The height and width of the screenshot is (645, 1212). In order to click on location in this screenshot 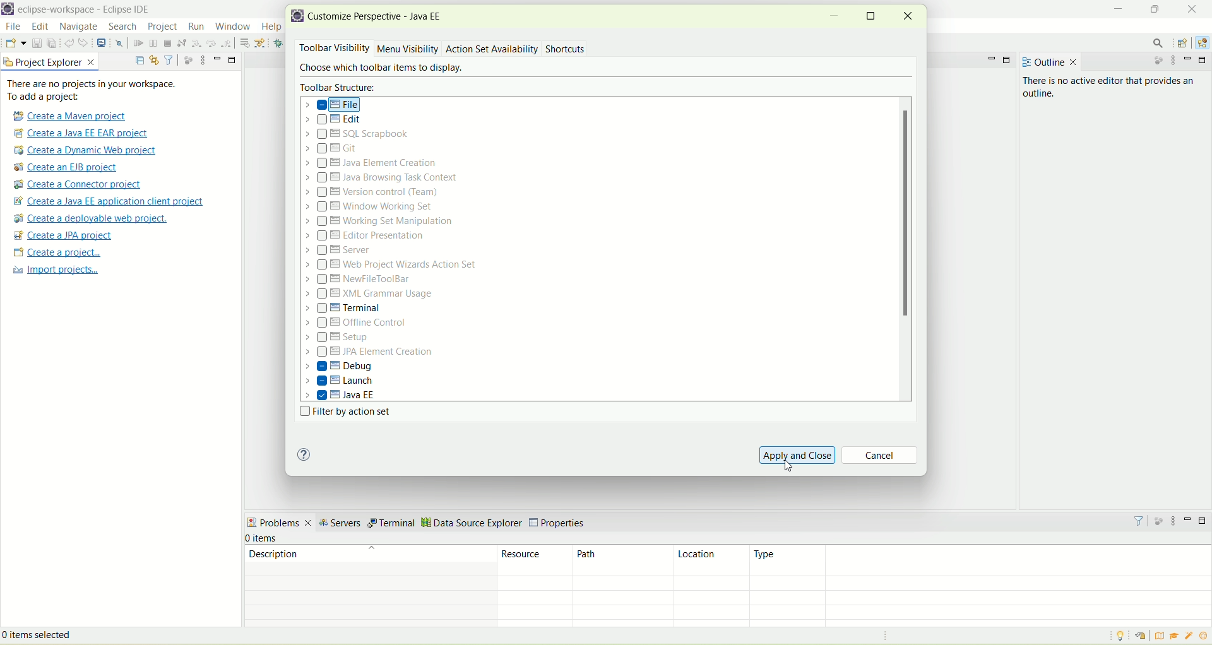, I will do `click(711, 561)`.